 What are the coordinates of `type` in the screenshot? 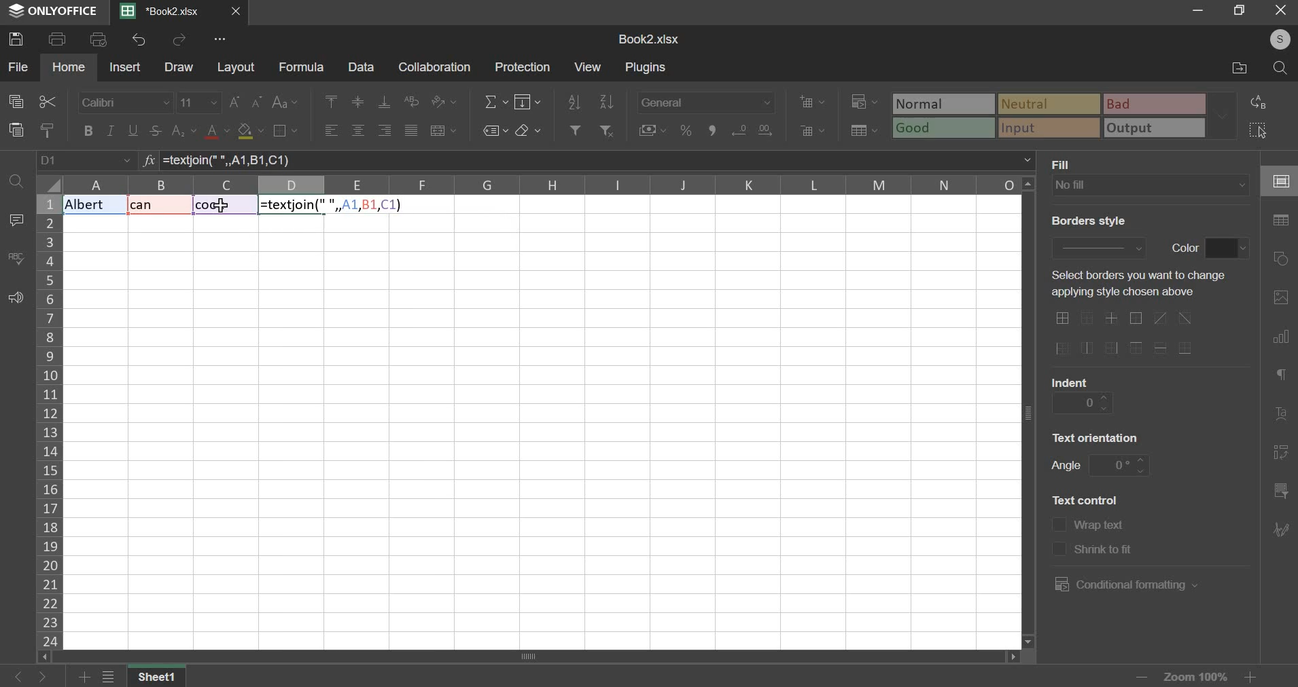 It's located at (1066, 116).